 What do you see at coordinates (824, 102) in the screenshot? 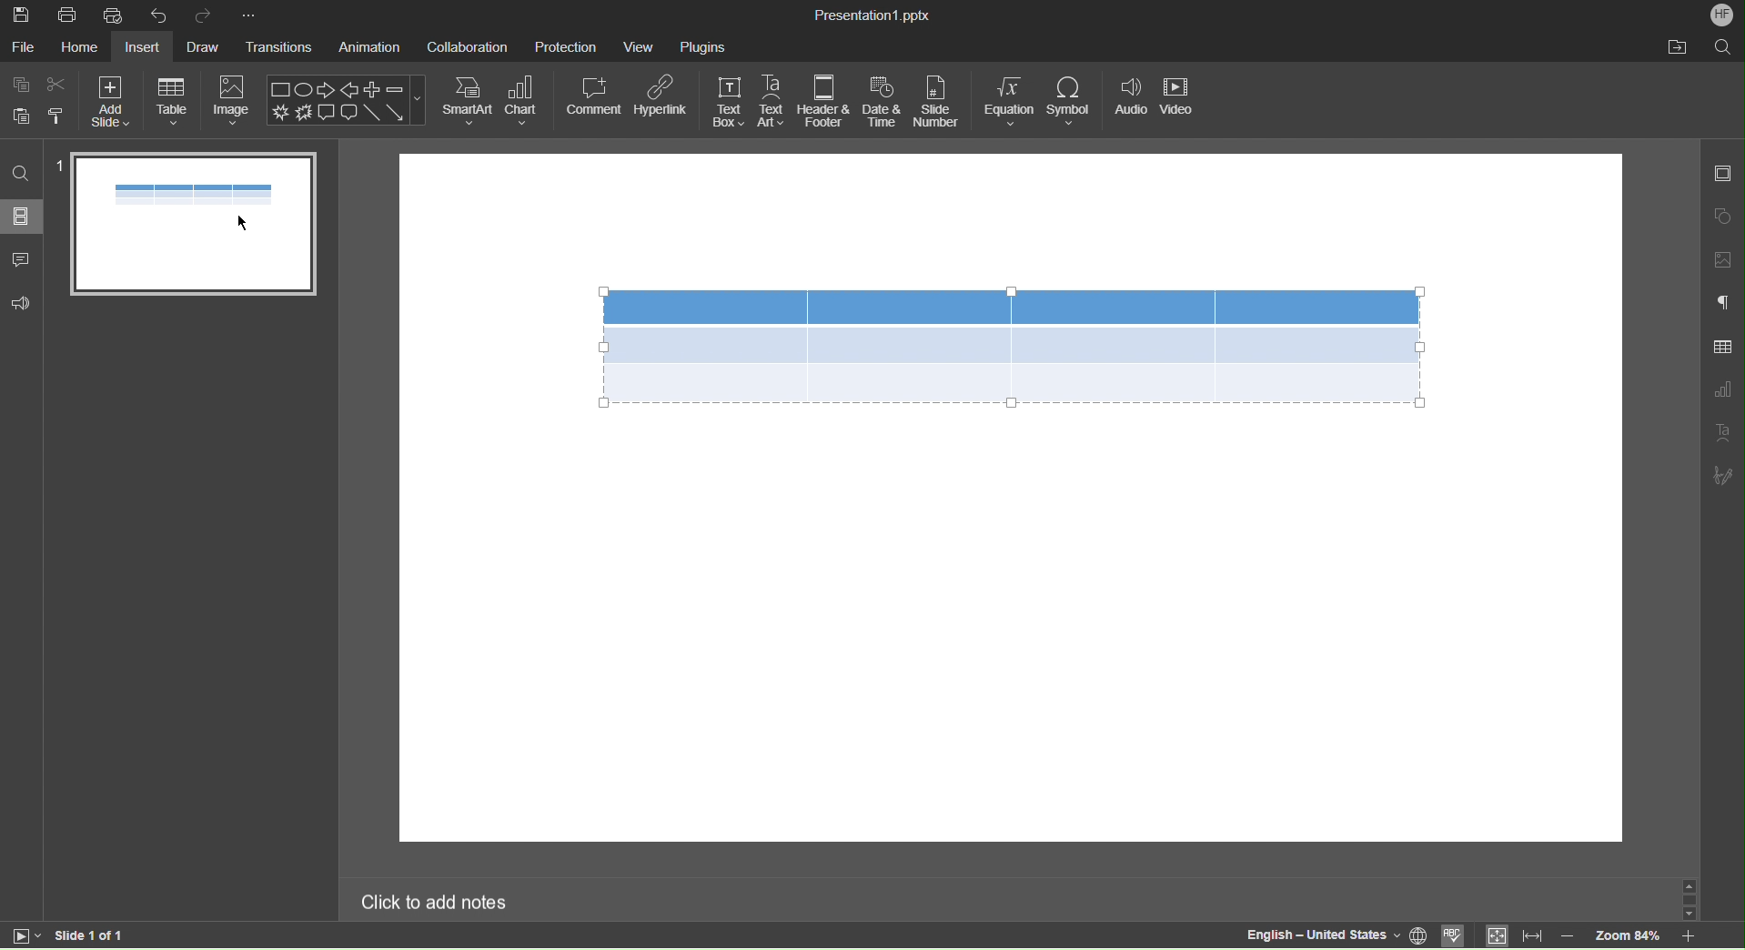
I see `Header & Footer` at bounding box center [824, 102].